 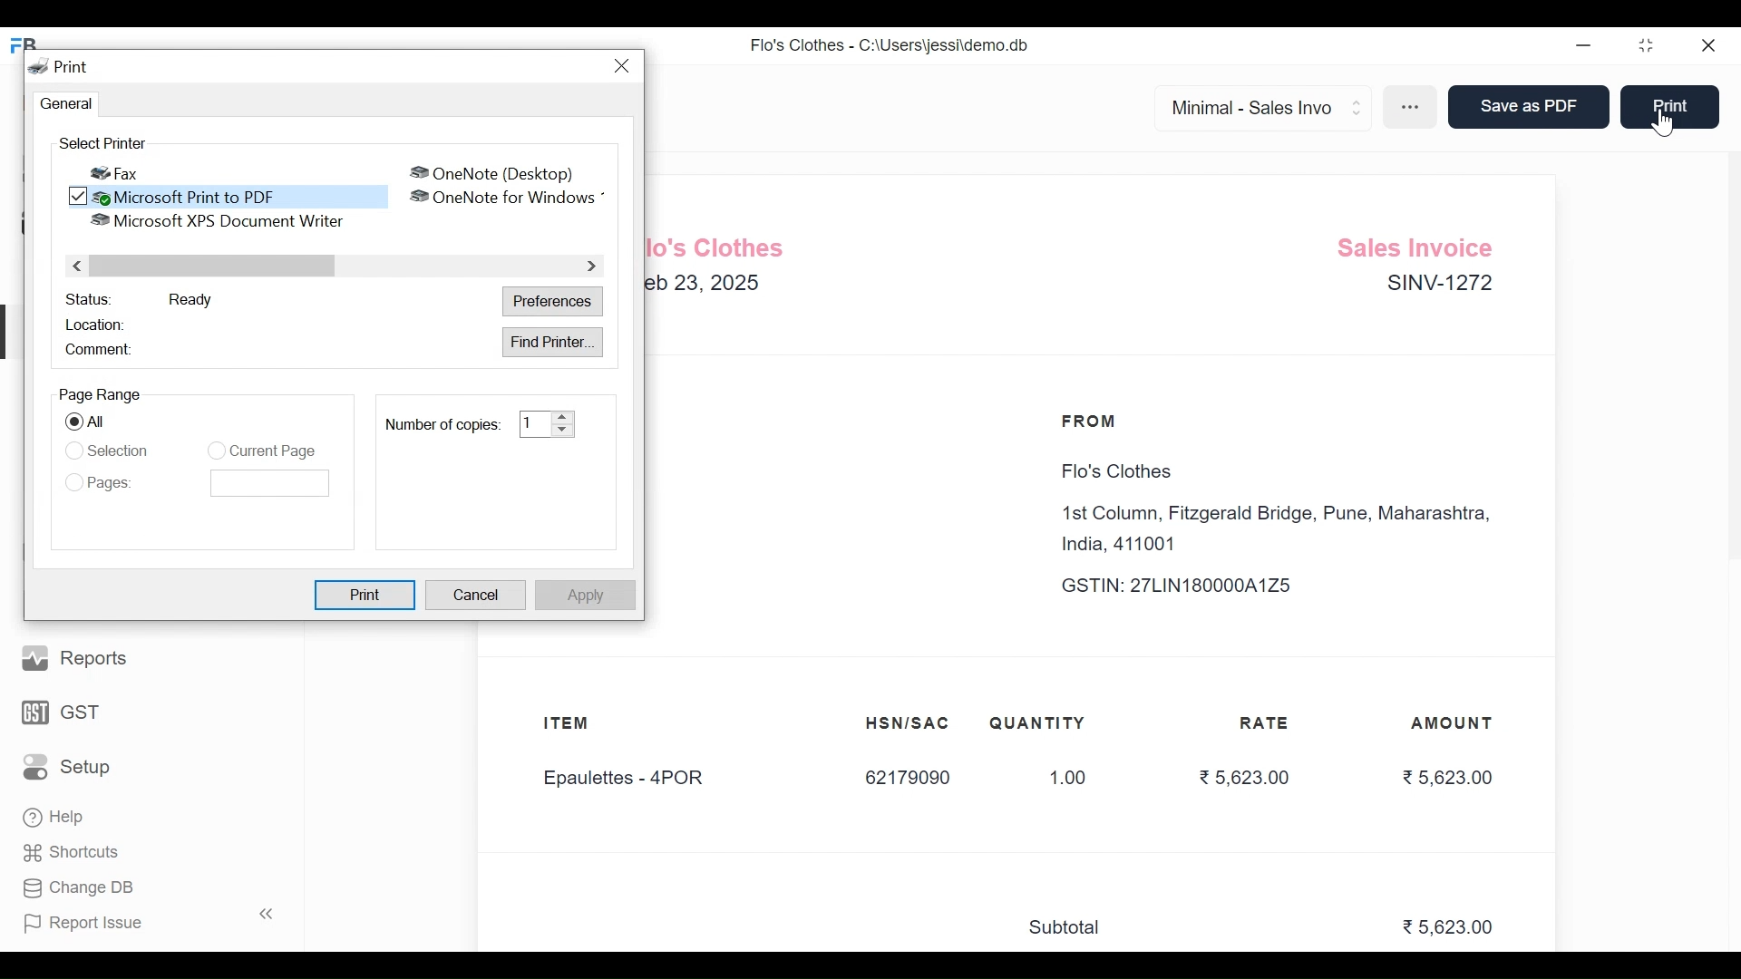 I want to click on Preferences, so click(x=555, y=303).